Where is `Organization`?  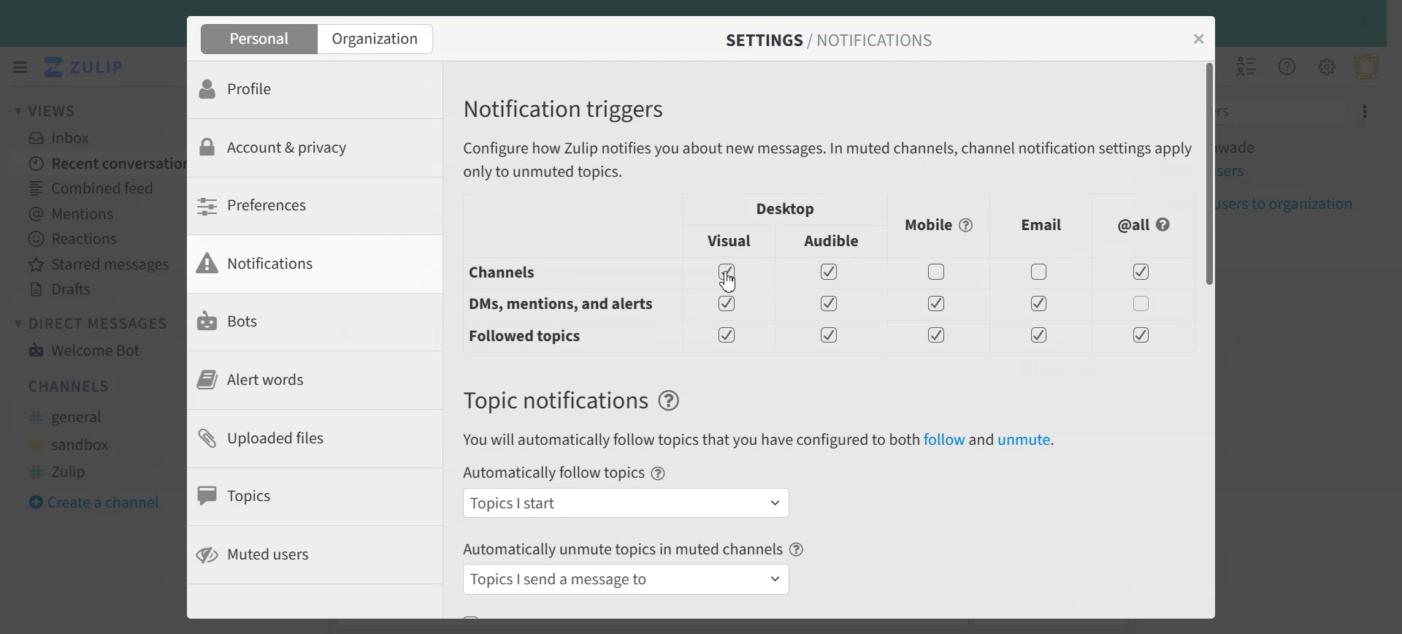
Organization is located at coordinates (378, 39).